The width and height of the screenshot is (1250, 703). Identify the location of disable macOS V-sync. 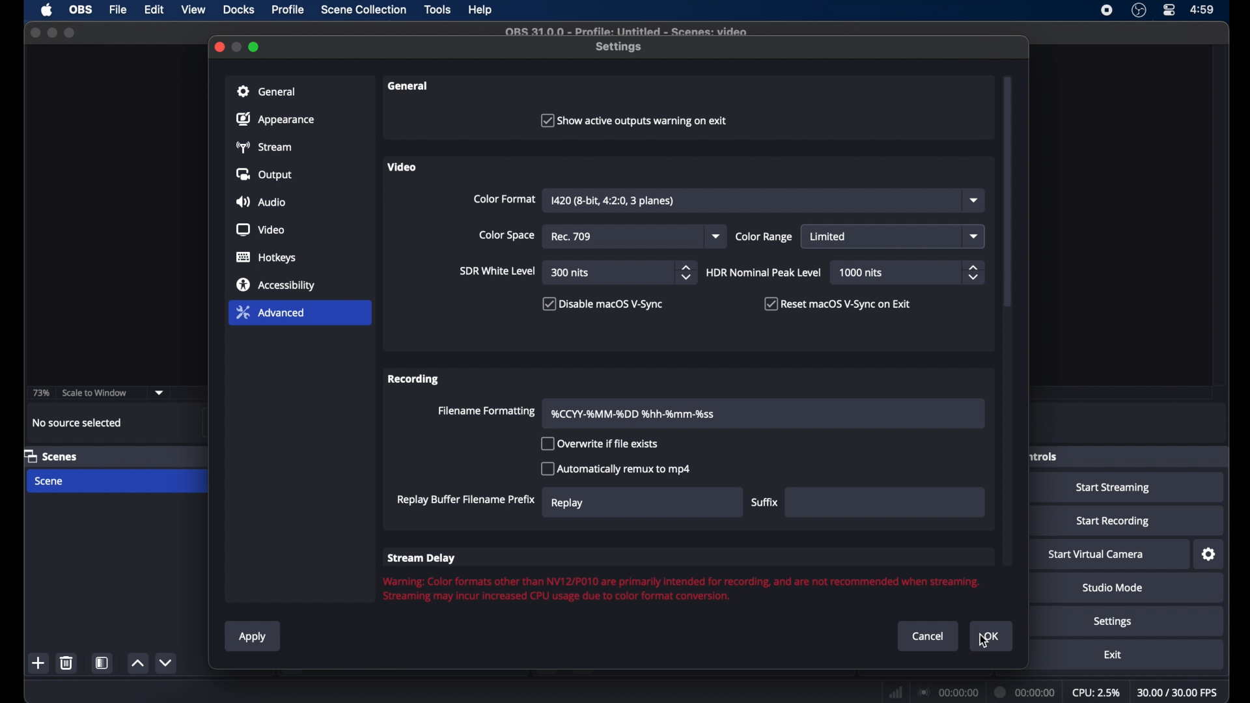
(601, 304).